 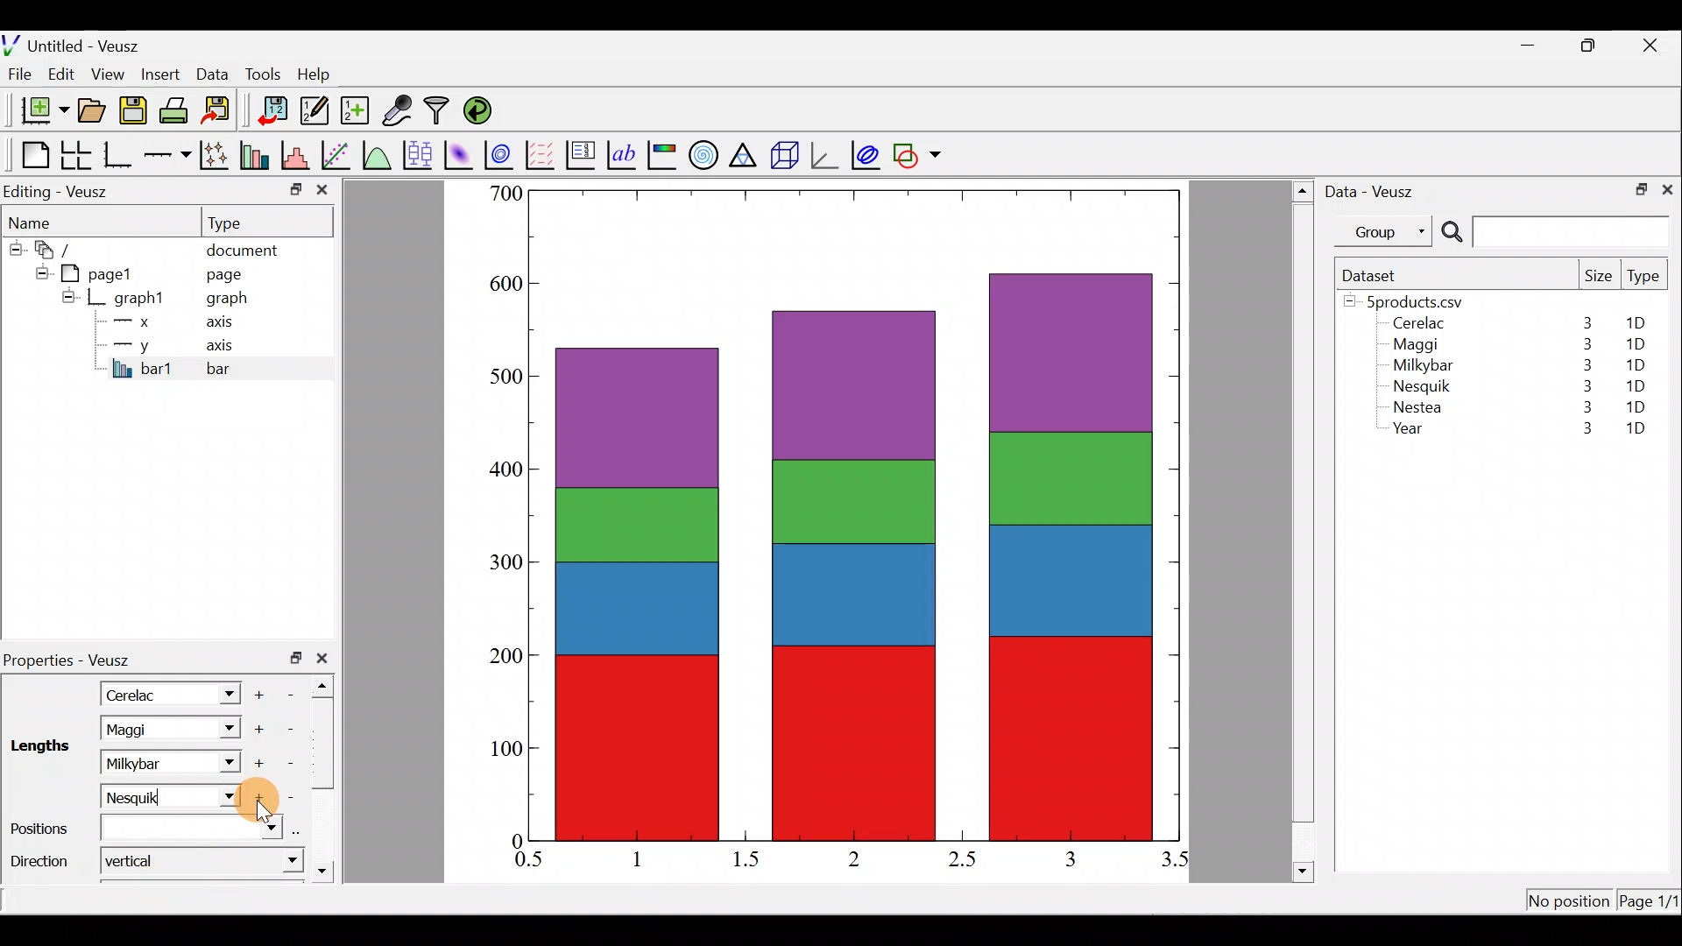 I want to click on Lengths, so click(x=39, y=749).